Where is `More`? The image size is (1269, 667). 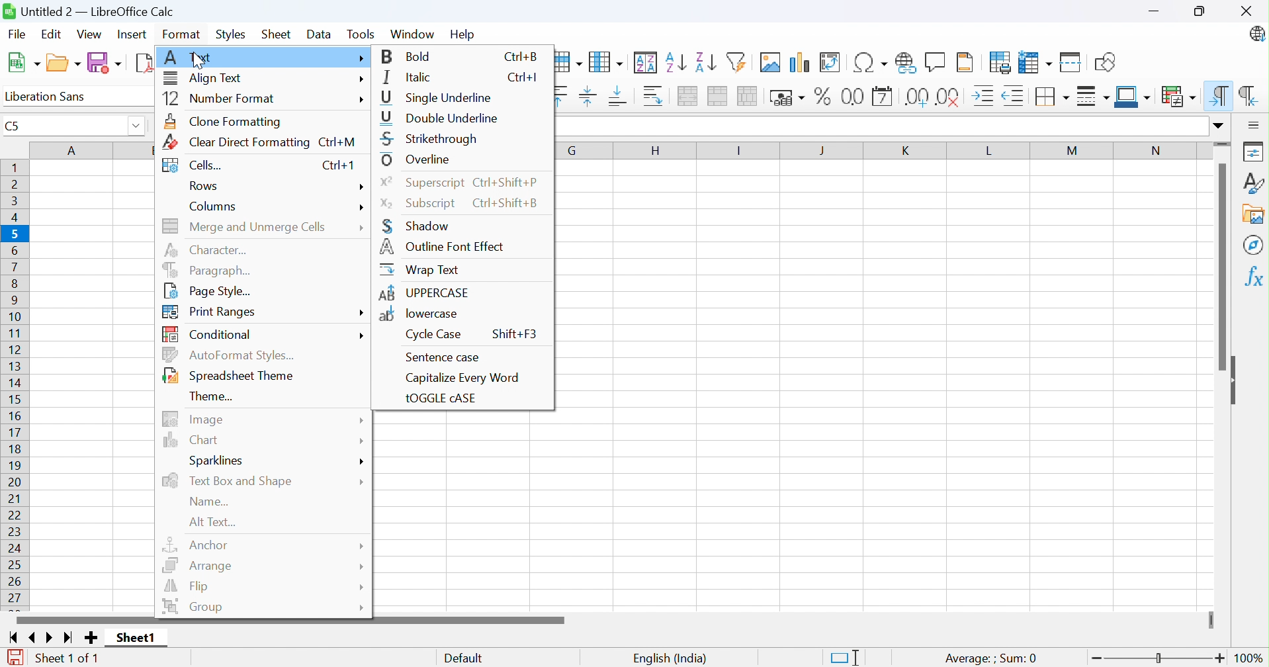
More is located at coordinates (363, 186).